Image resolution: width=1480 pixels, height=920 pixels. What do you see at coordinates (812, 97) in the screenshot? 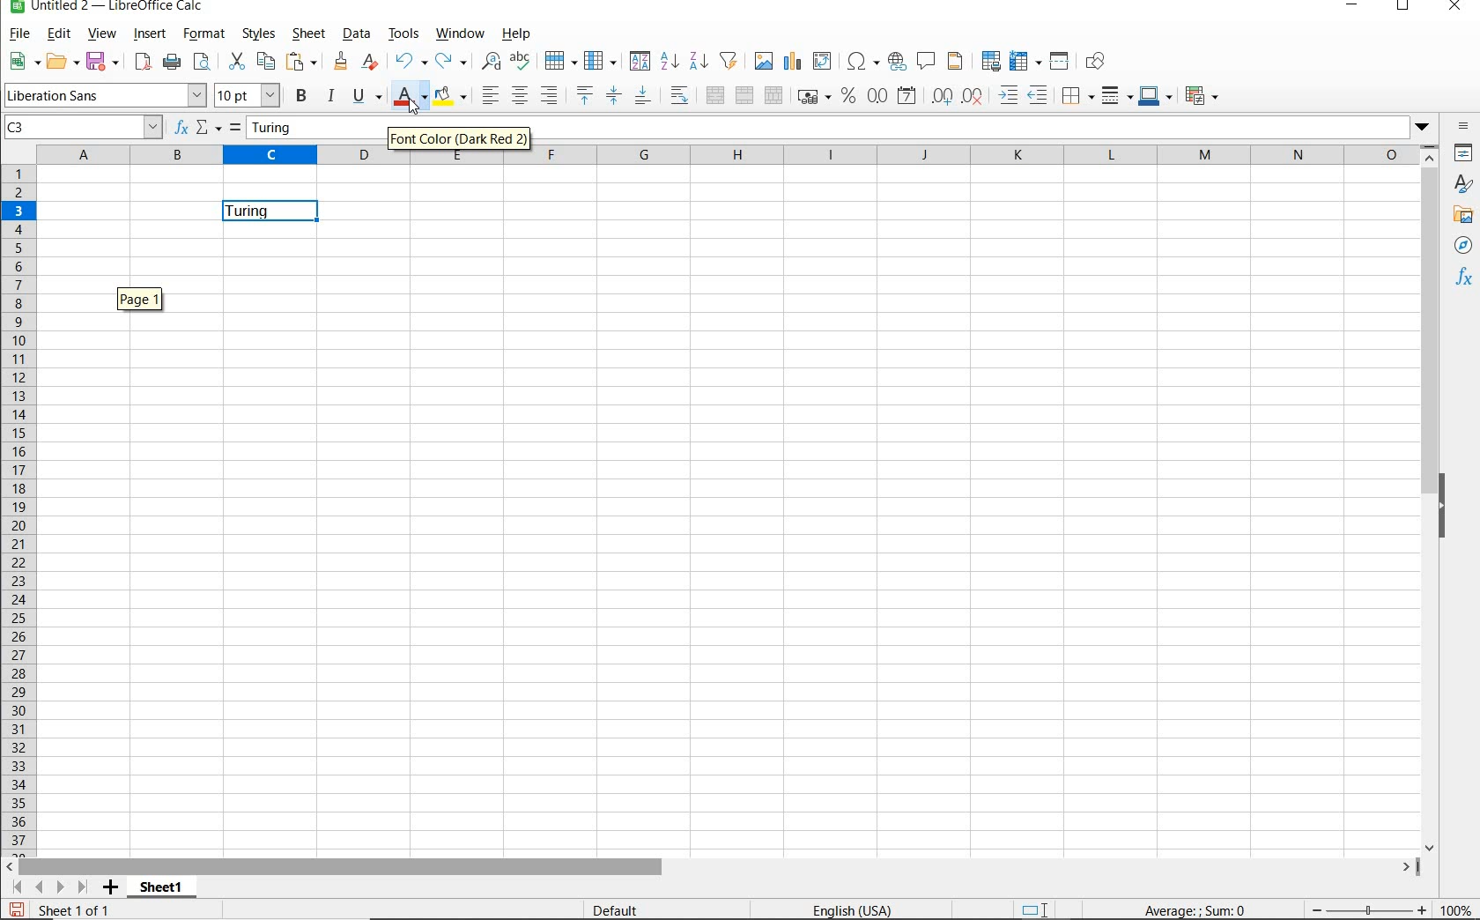
I see `FORMAT AS CURRENCY` at bounding box center [812, 97].